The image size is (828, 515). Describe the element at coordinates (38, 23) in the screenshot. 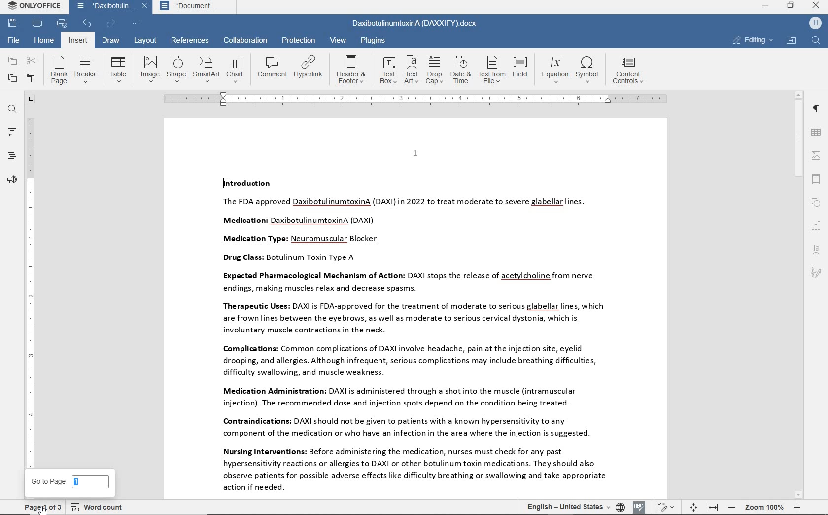

I see `print` at that location.